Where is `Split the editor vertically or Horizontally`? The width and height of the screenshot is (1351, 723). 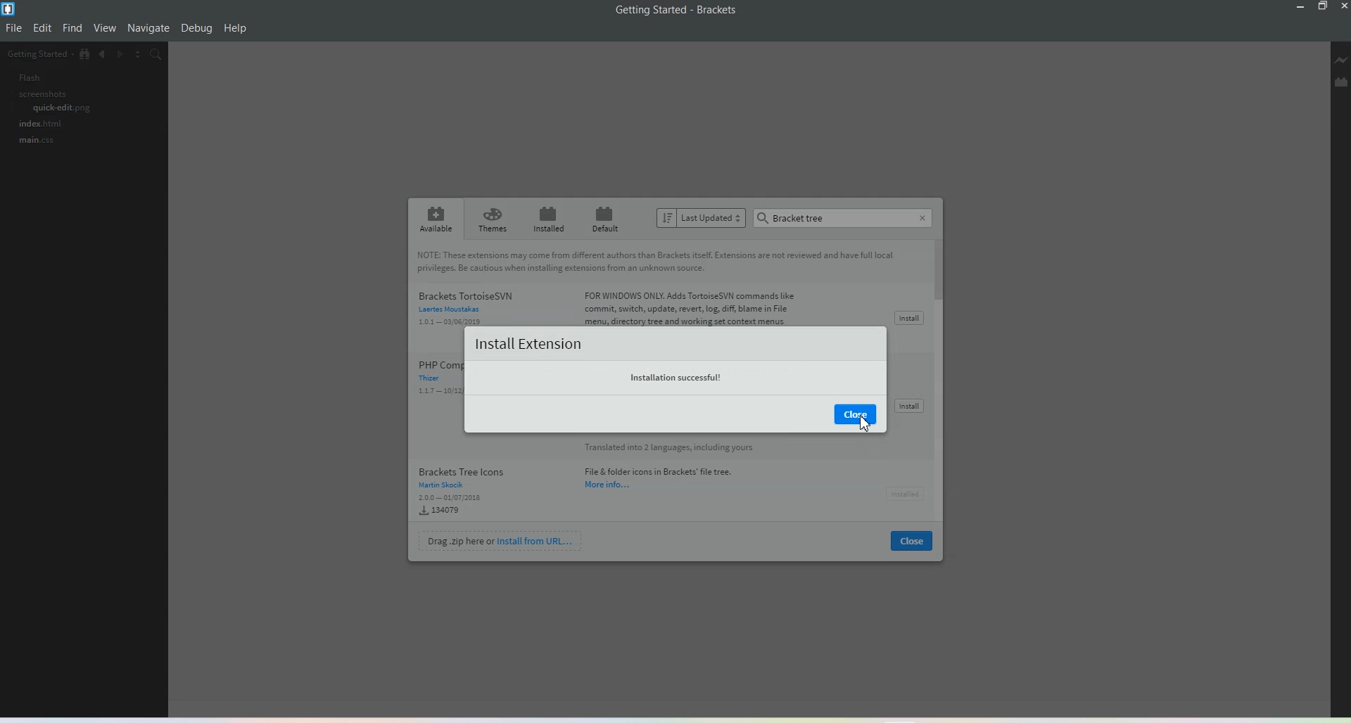 Split the editor vertically or Horizontally is located at coordinates (141, 56).